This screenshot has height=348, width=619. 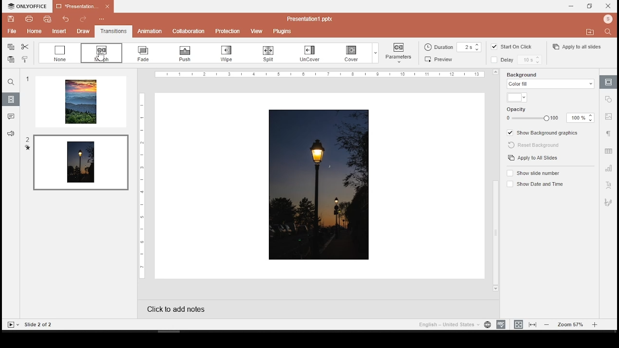 I want to click on scroll bar, so click(x=495, y=181).